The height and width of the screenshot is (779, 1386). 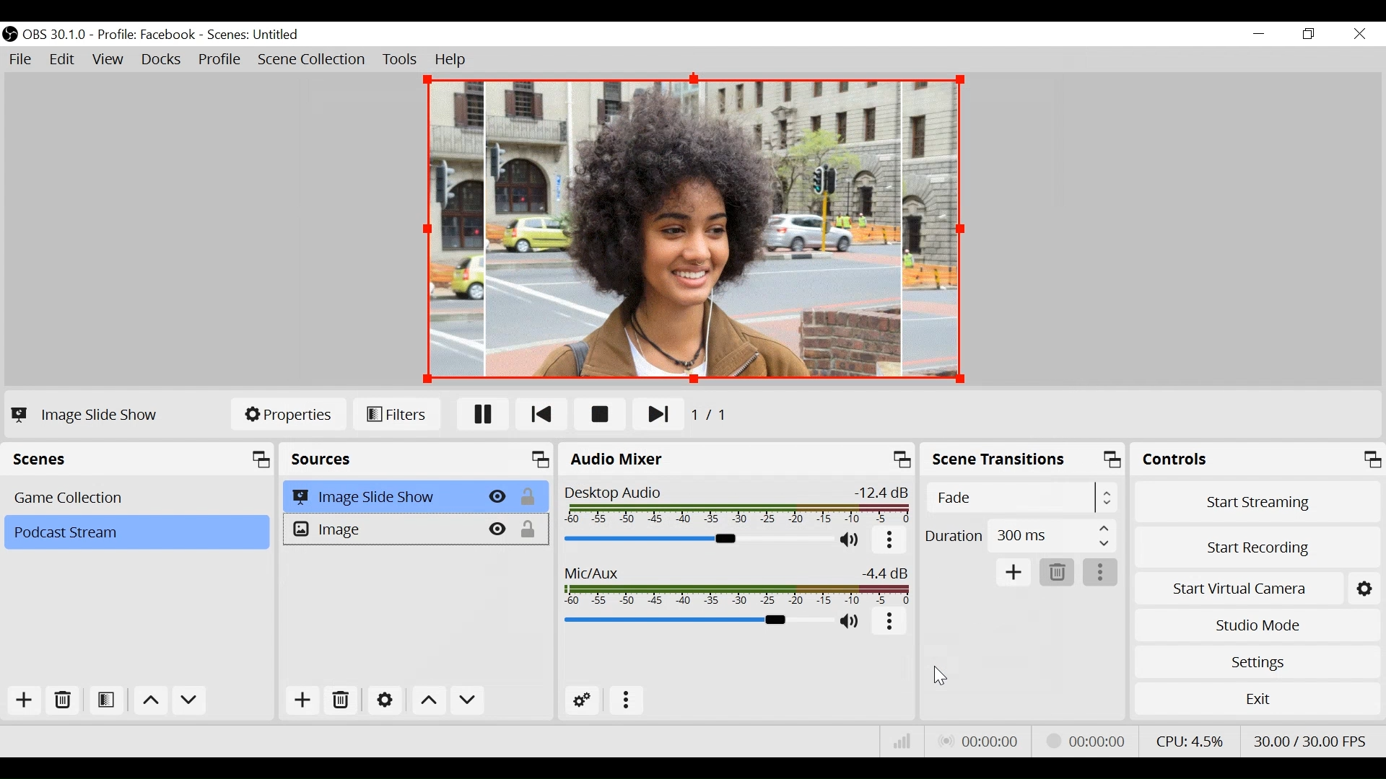 I want to click on Scene Transition, so click(x=1024, y=462).